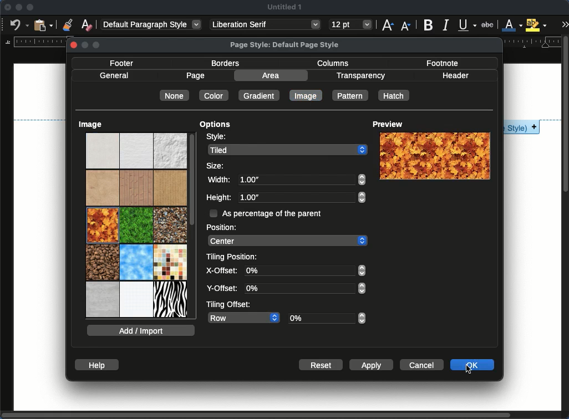 The width and height of the screenshot is (569, 419). Describe the element at coordinates (266, 214) in the screenshot. I see `as percentage of the parent` at that location.